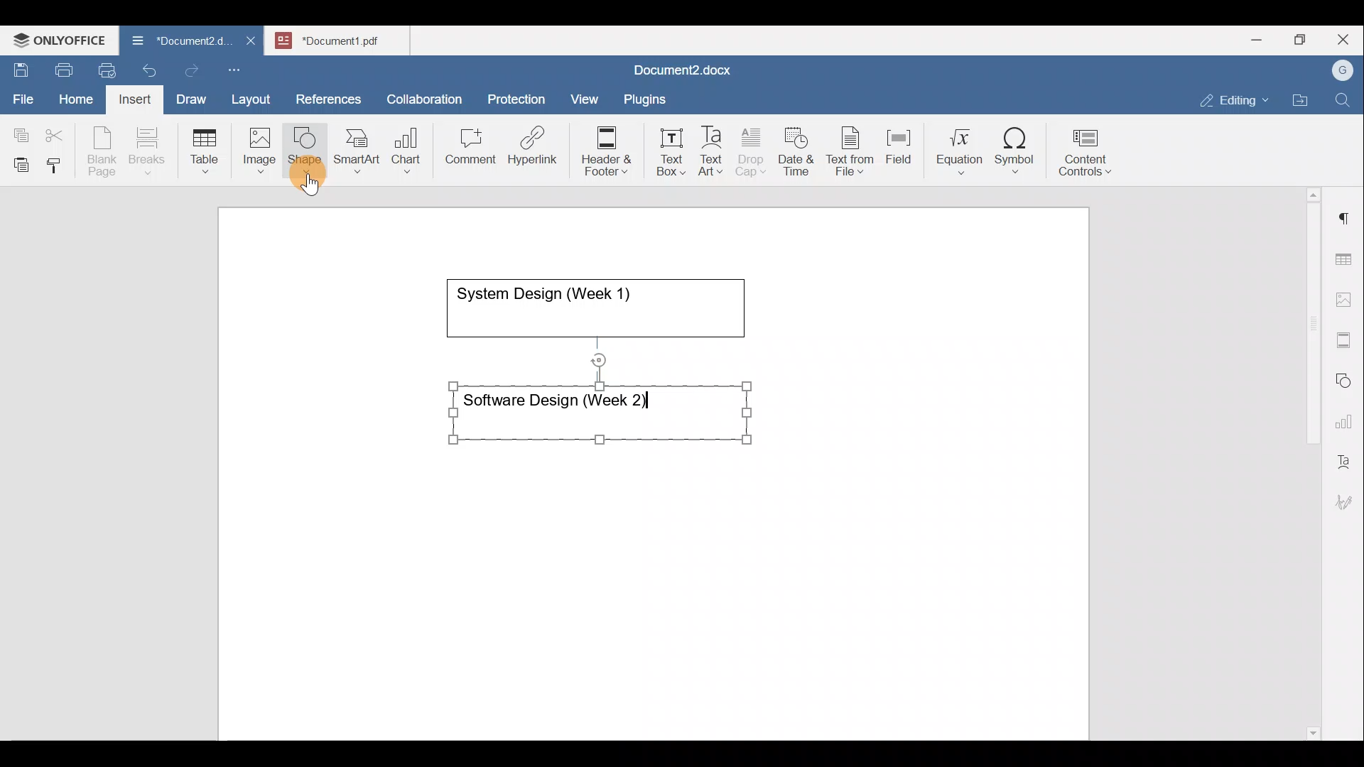 The height and width of the screenshot is (767, 1364). Describe the element at coordinates (649, 97) in the screenshot. I see `Plugins` at that location.